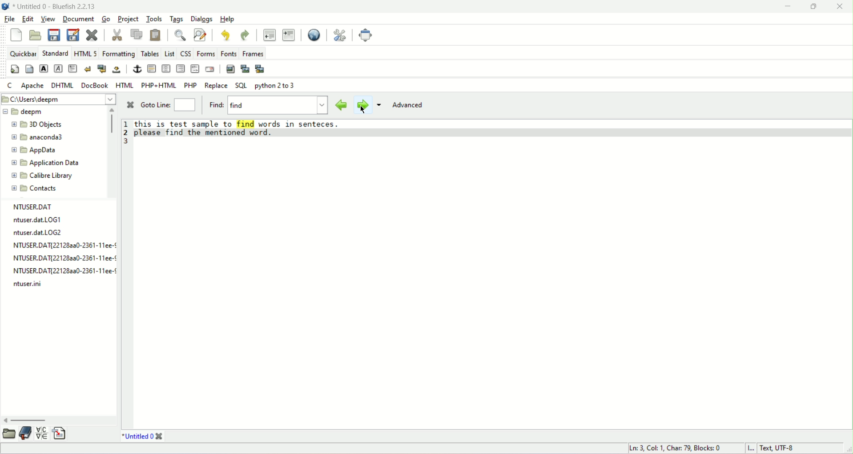  I want to click on NTUSER.DAT, so click(35, 207).